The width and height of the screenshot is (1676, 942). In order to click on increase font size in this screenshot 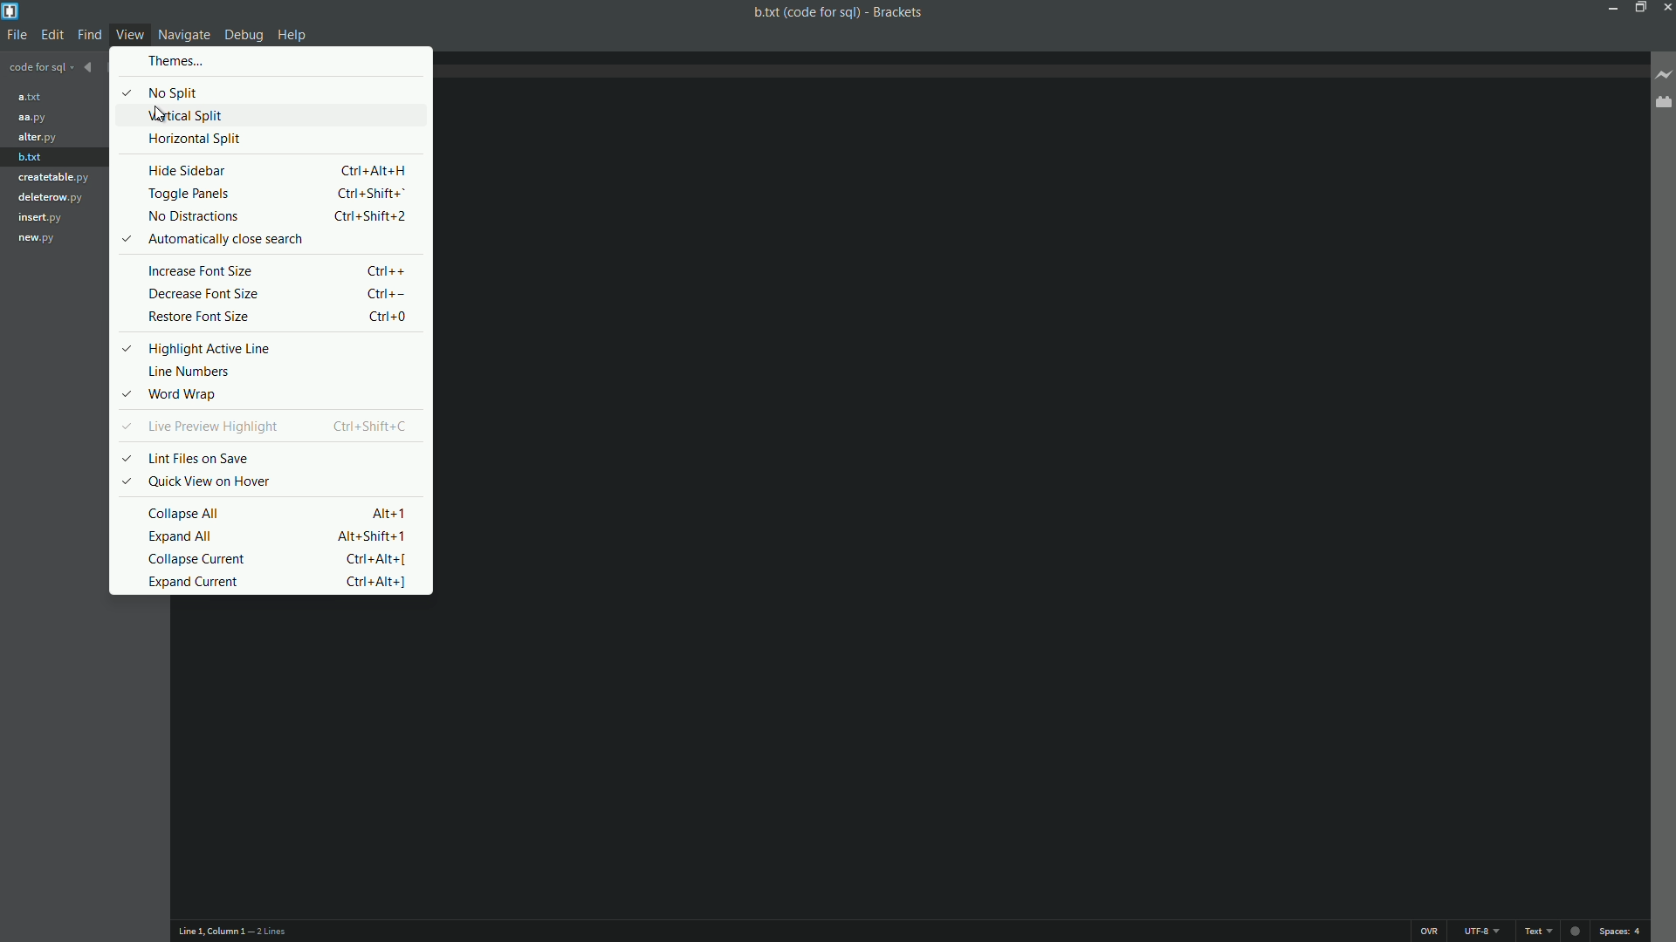, I will do `click(280, 270)`.